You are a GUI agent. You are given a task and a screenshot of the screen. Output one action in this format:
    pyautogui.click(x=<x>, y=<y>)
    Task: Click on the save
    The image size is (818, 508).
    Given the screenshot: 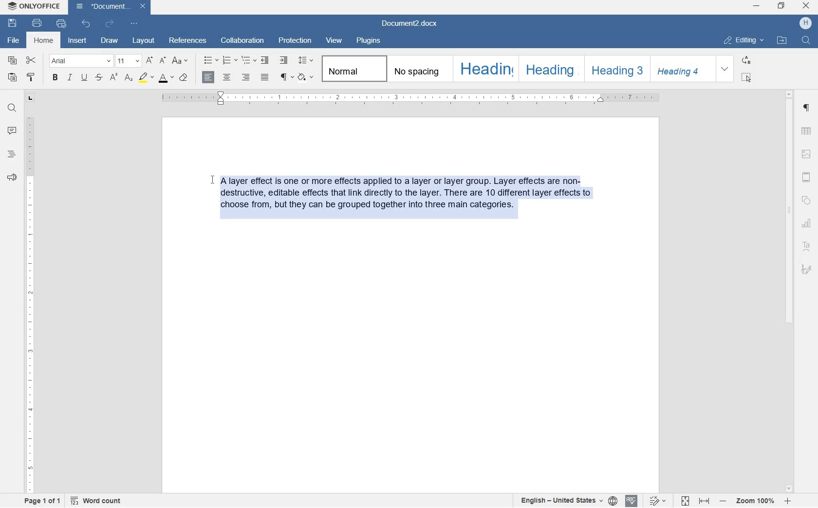 What is the action you would take?
    pyautogui.click(x=13, y=24)
    